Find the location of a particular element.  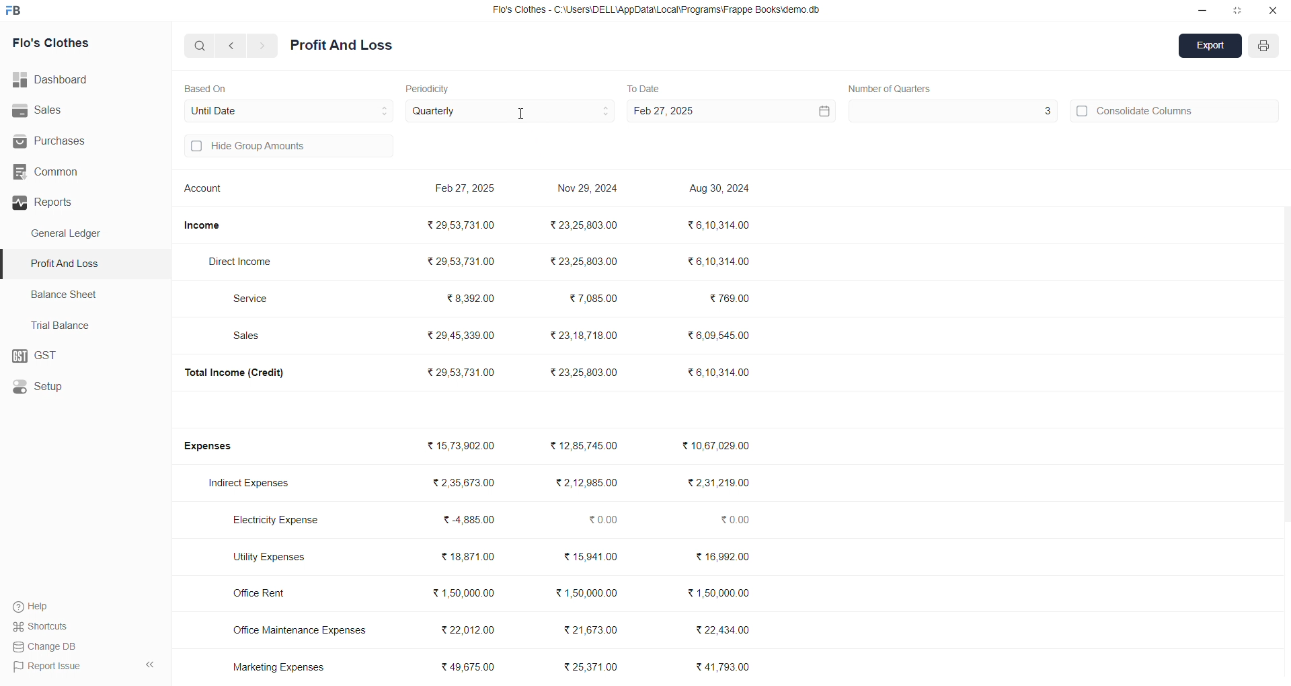

To Date is located at coordinates (643, 87).